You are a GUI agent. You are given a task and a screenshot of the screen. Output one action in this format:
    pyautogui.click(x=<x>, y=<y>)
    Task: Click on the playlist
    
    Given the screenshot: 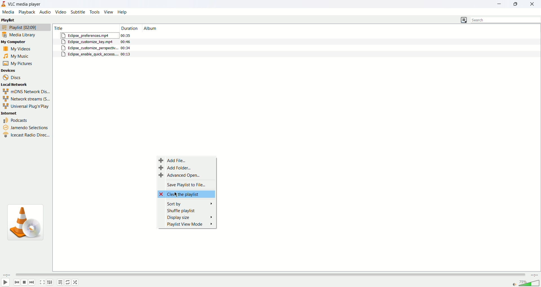 What is the action you would take?
    pyautogui.click(x=26, y=27)
    